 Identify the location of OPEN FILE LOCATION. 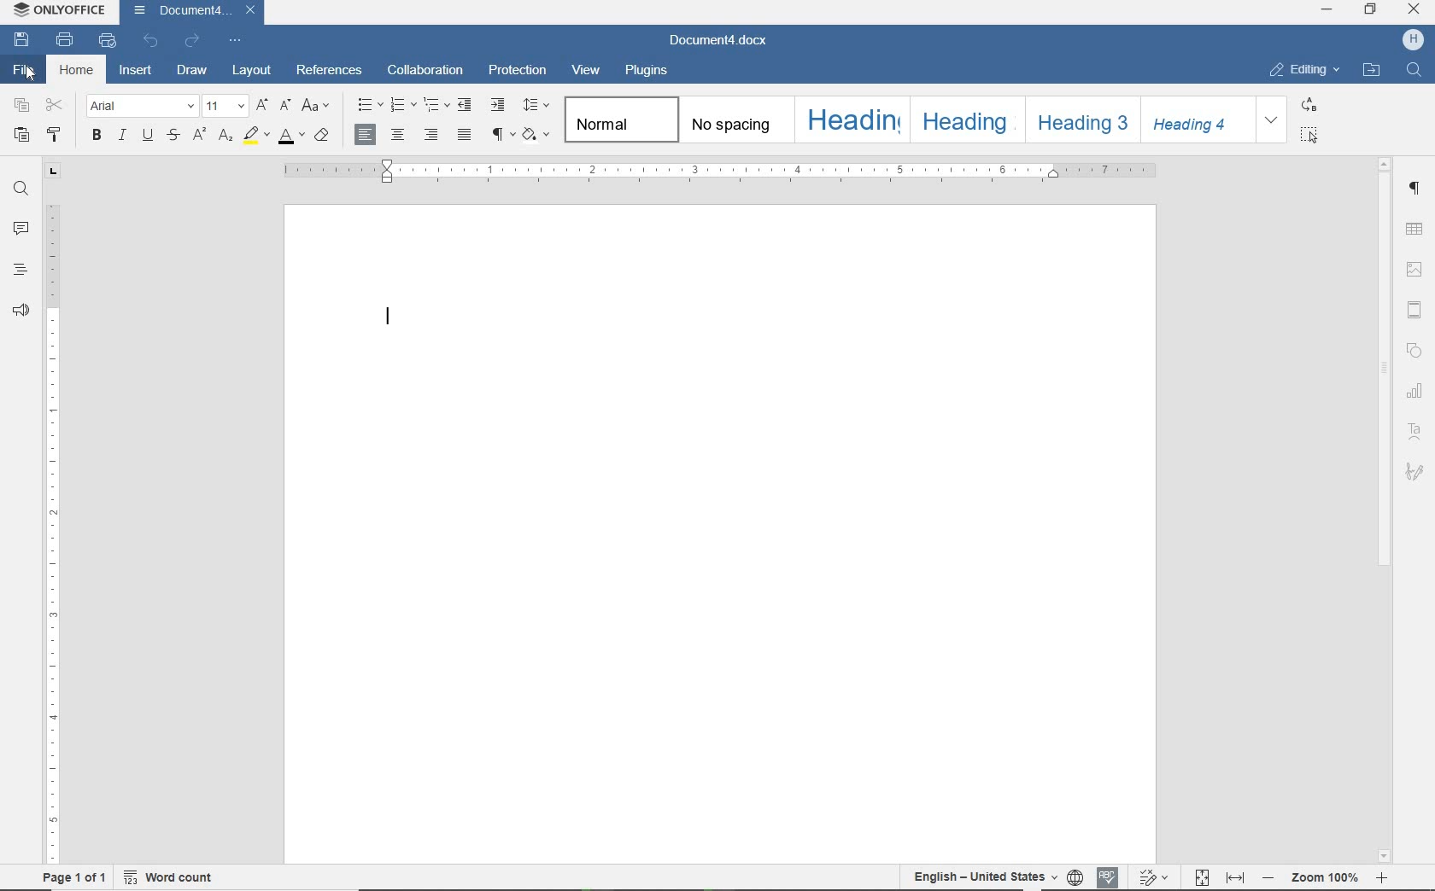
(1373, 69).